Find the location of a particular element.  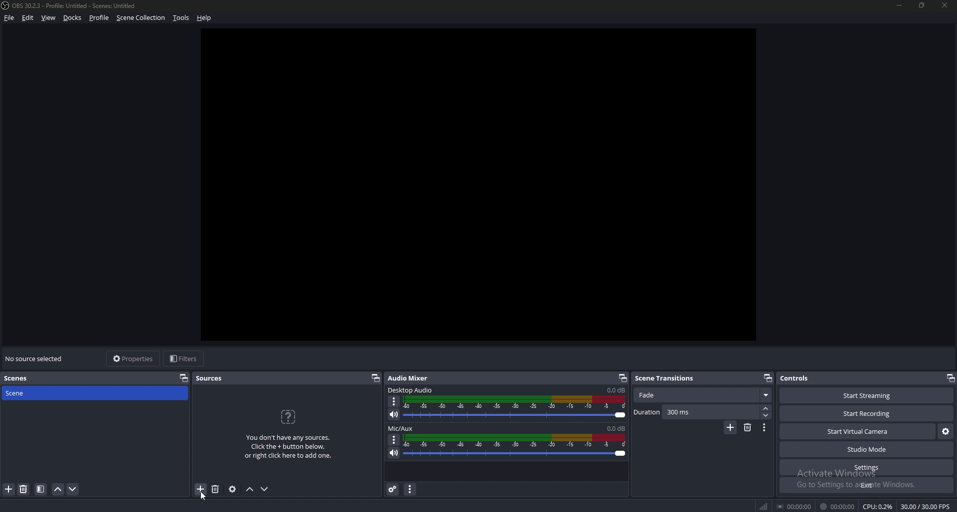

Scene transitions is located at coordinates (670, 379).